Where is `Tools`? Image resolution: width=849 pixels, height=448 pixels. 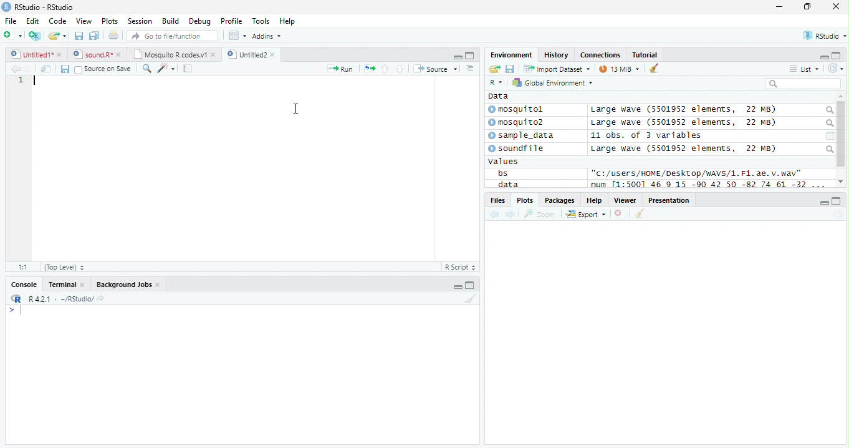 Tools is located at coordinates (261, 22).